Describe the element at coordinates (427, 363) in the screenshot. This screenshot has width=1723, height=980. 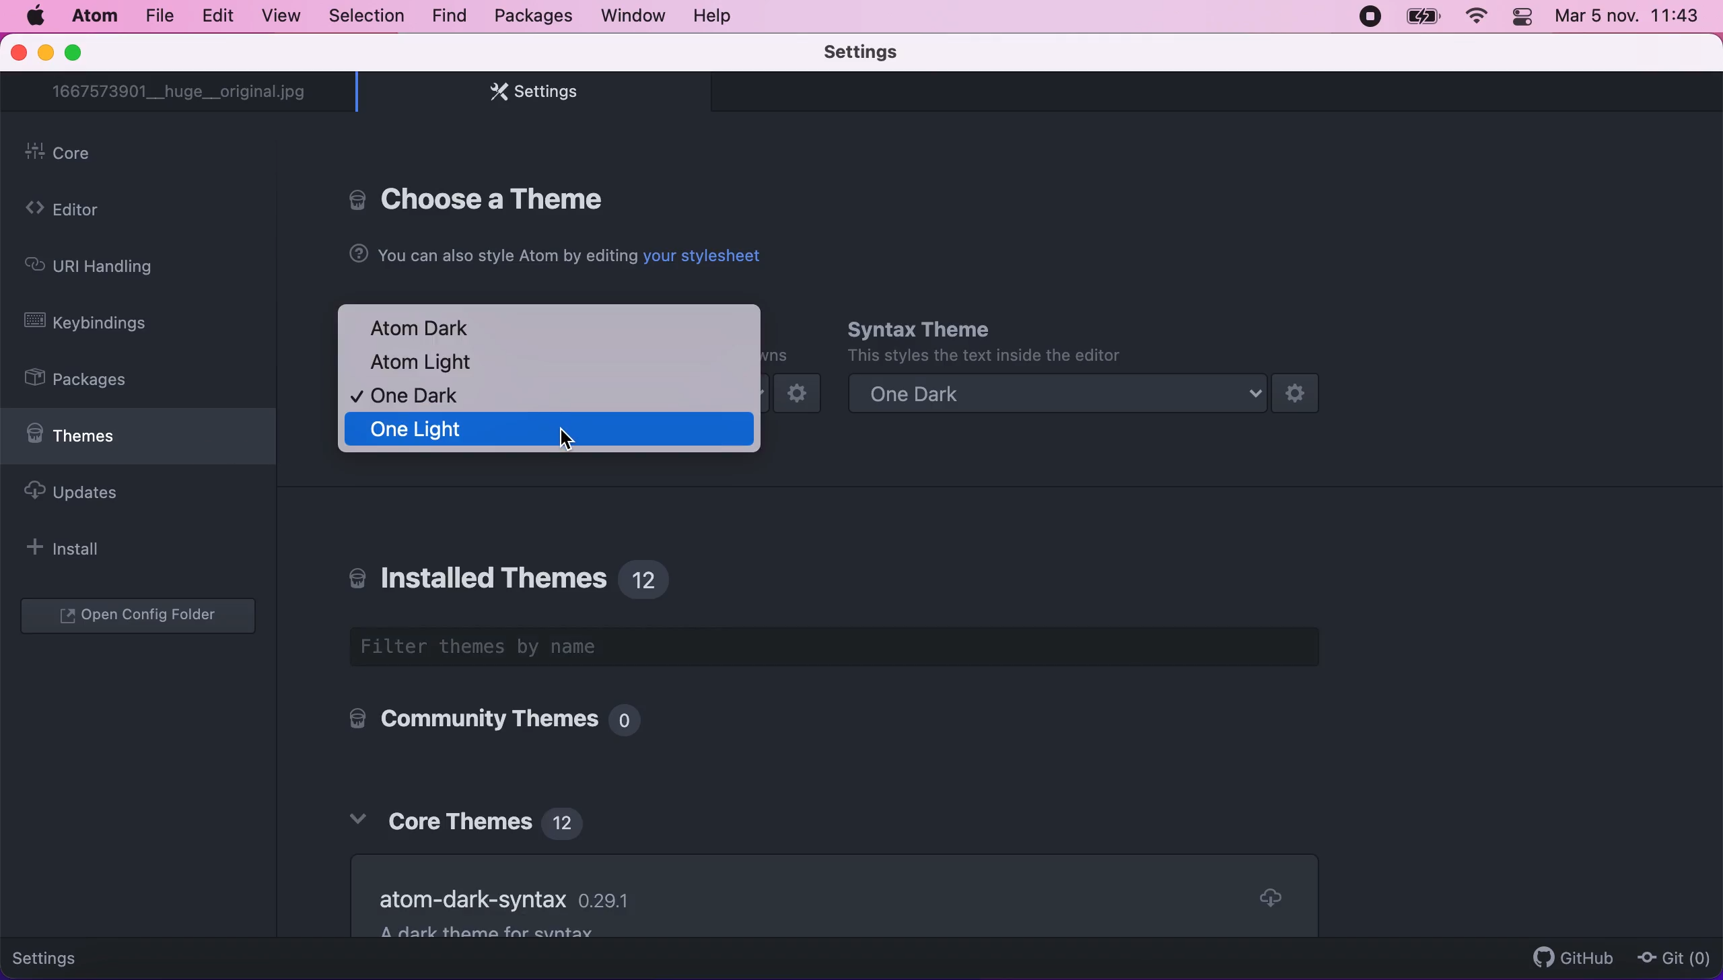
I see `atom light` at that location.